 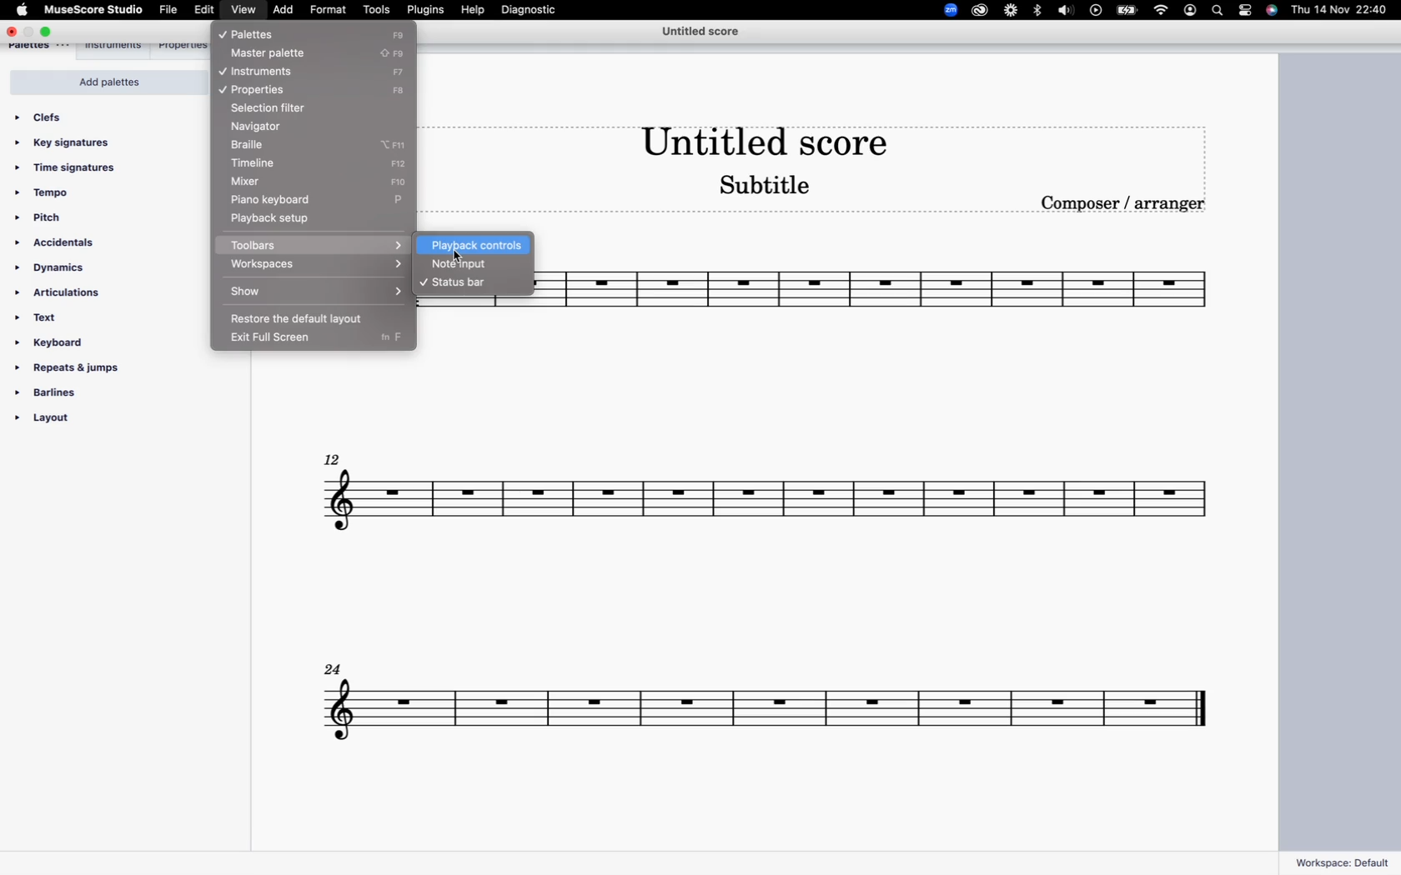 I want to click on tempo, so click(x=49, y=193).